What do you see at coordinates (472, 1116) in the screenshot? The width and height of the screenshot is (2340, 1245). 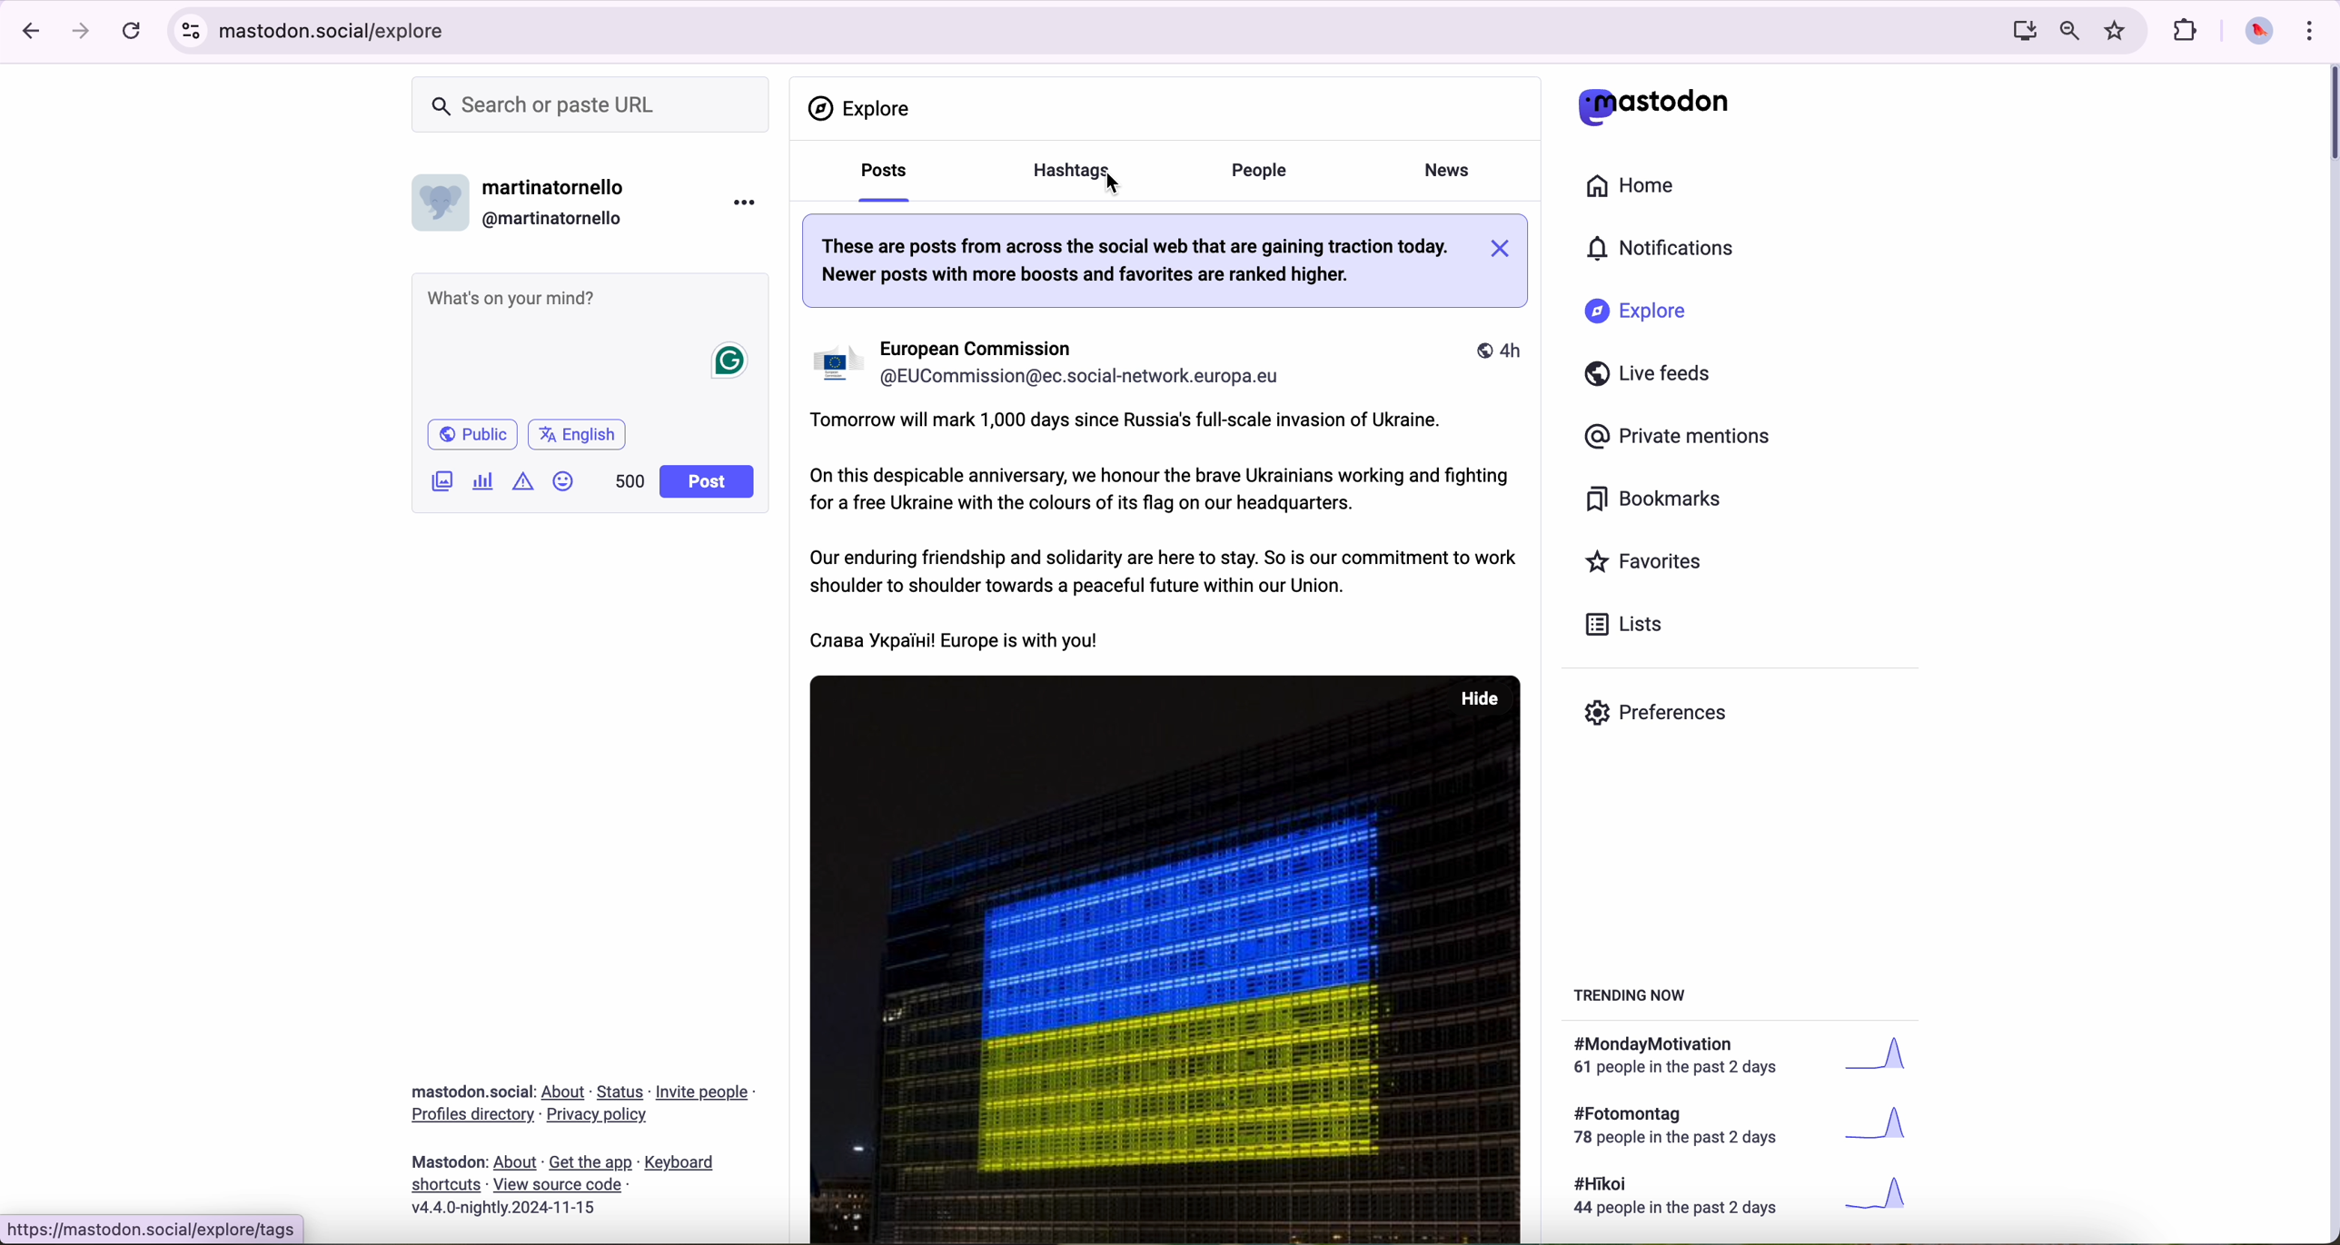 I see `link` at bounding box center [472, 1116].